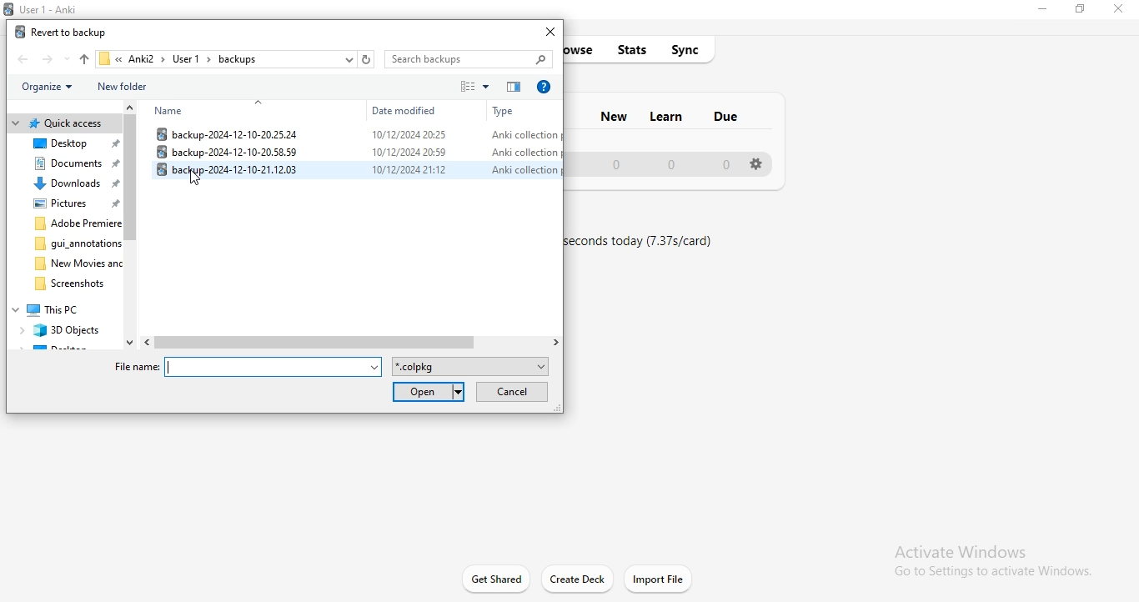 The height and width of the screenshot is (602, 1139). I want to click on revert to backup, so click(63, 31).